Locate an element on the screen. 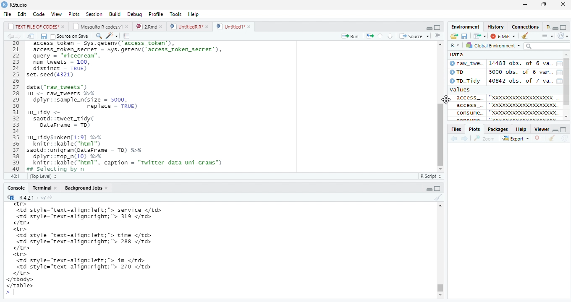 This screenshot has width=571, height=302. D | UntitledR.R* is located at coordinates (188, 26).